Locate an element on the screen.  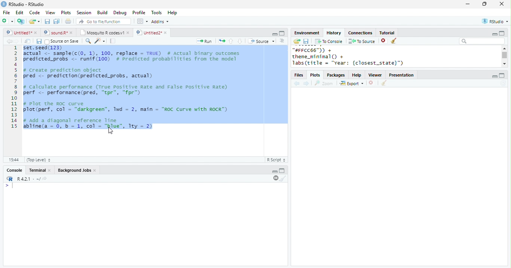
back is located at coordinates (297, 84).